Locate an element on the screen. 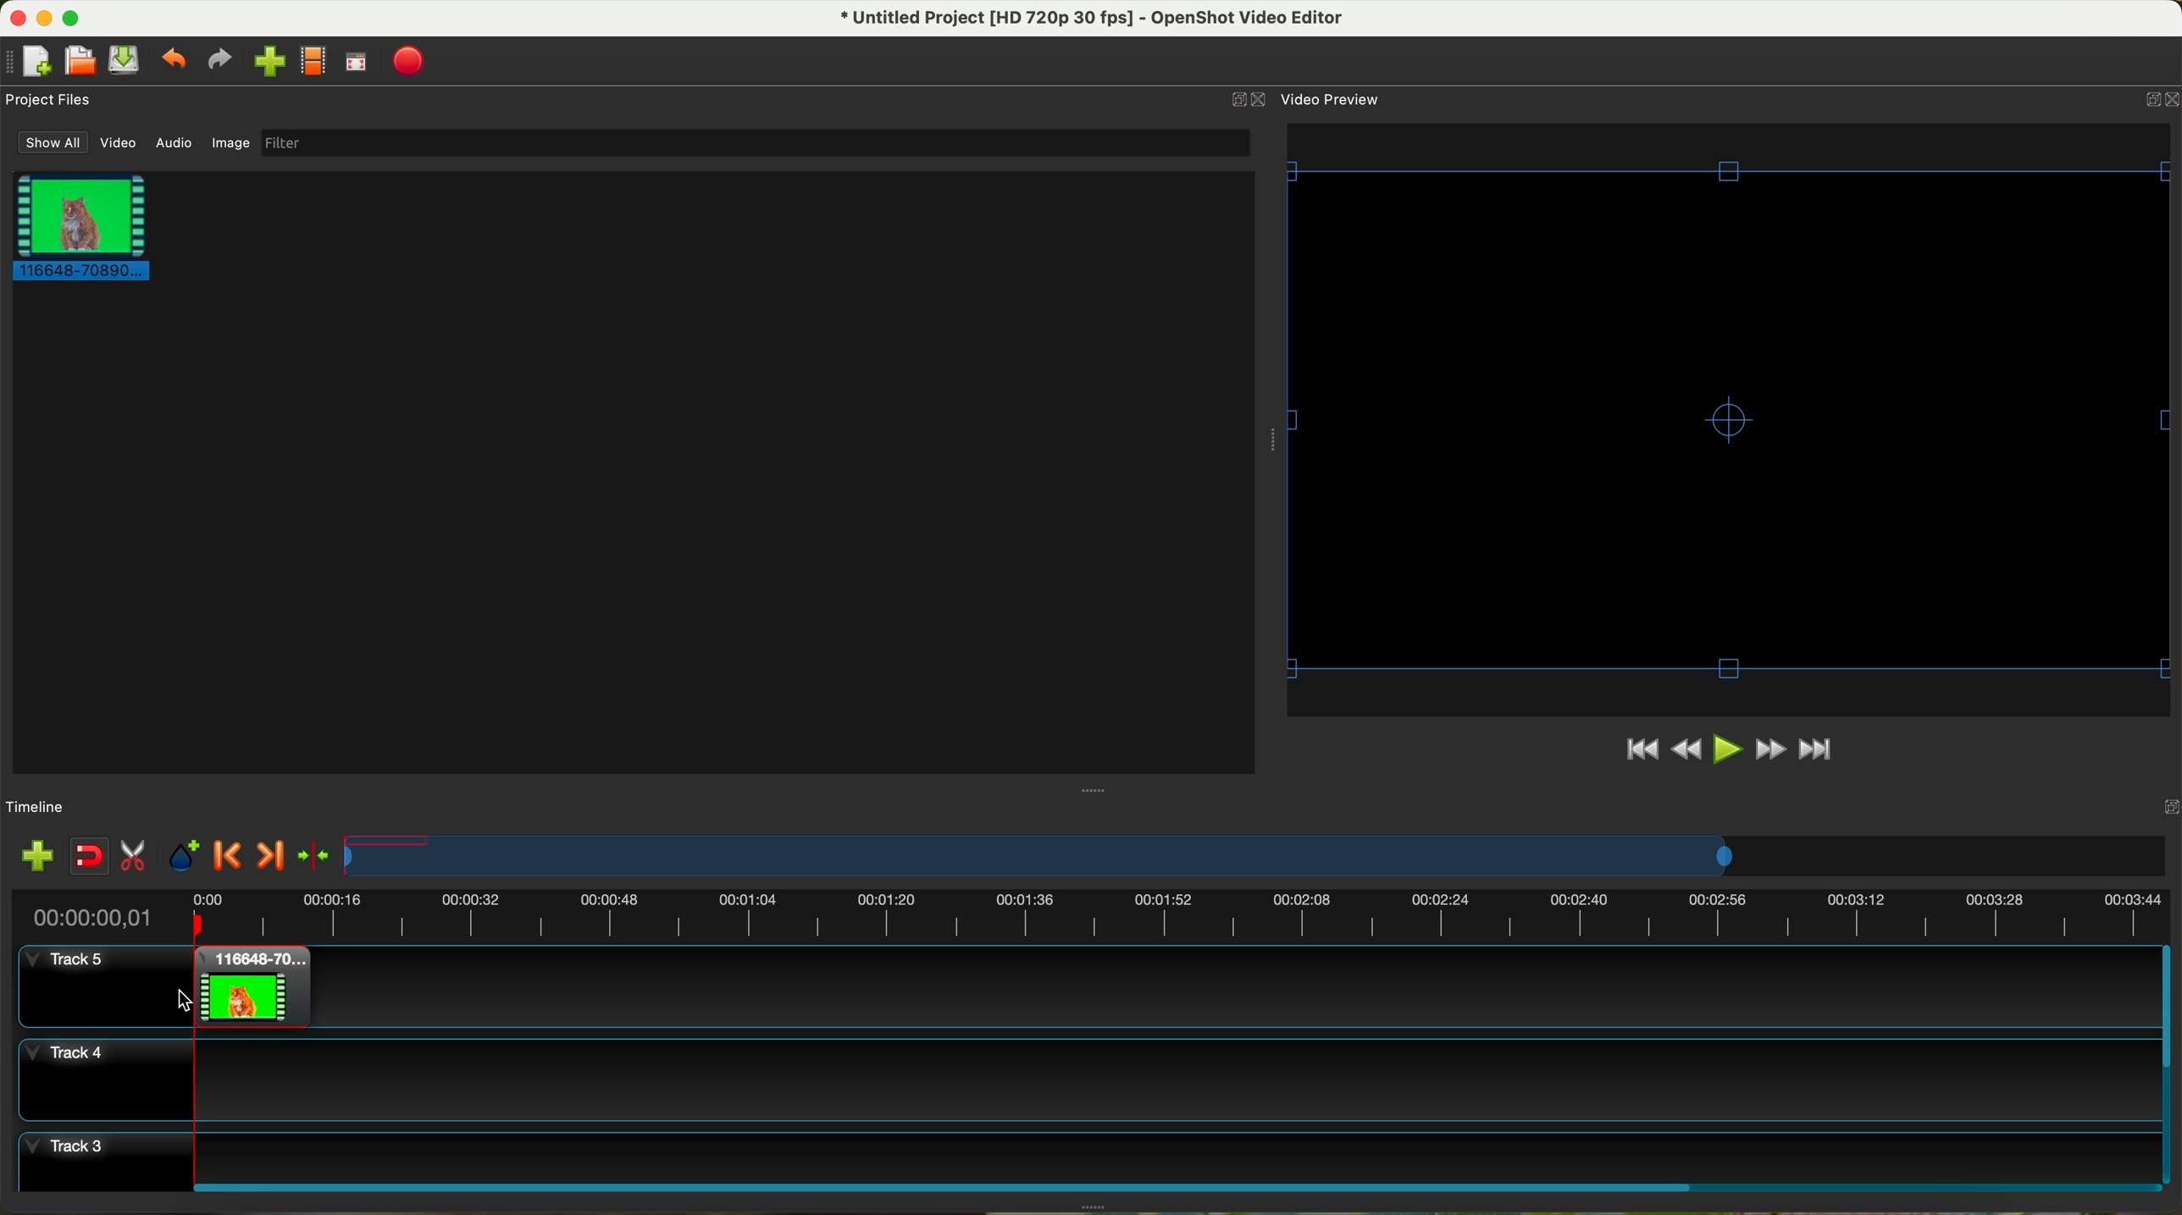 The image size is (2182, 1215). track 4 is located at coordinates (1085, 1080).